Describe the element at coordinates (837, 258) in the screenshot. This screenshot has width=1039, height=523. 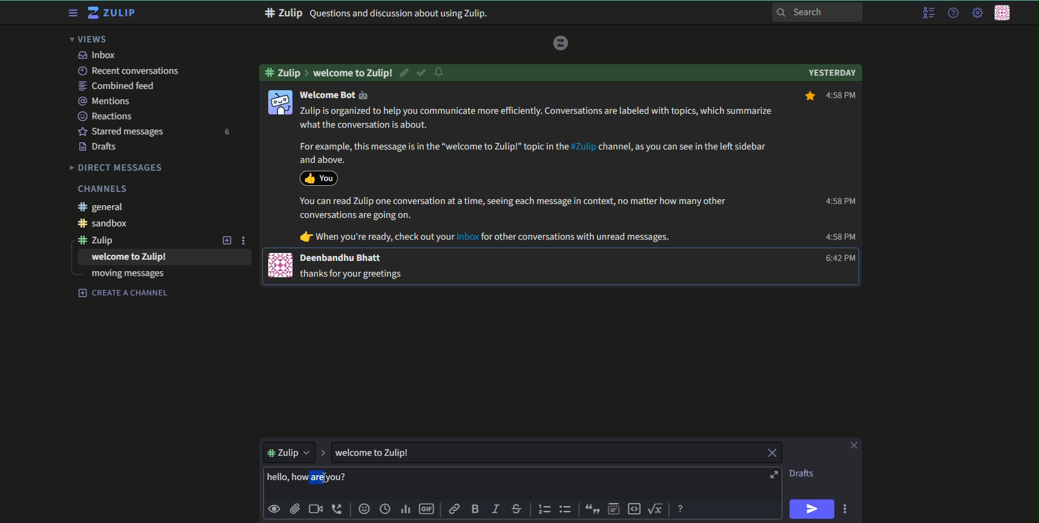
I see `6:42 PM` at that location.